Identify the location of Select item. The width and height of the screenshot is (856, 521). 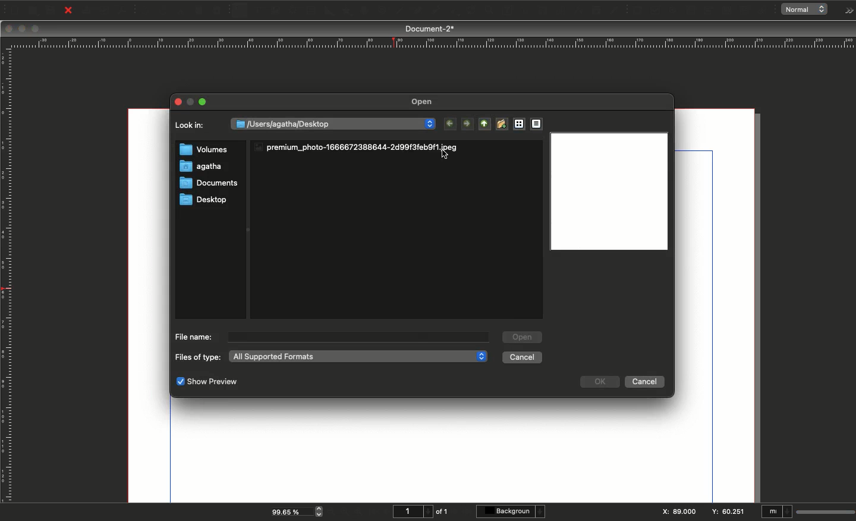
(240, 11).